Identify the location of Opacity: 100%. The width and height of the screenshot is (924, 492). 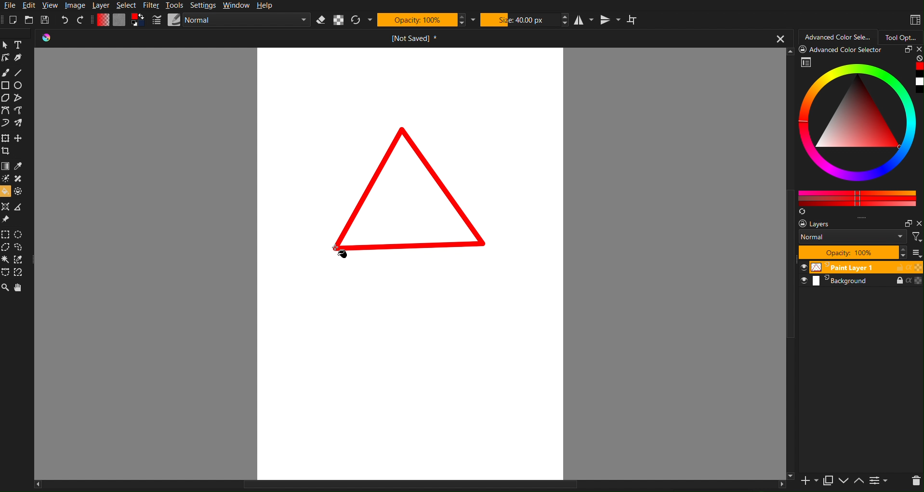
(417, 20).